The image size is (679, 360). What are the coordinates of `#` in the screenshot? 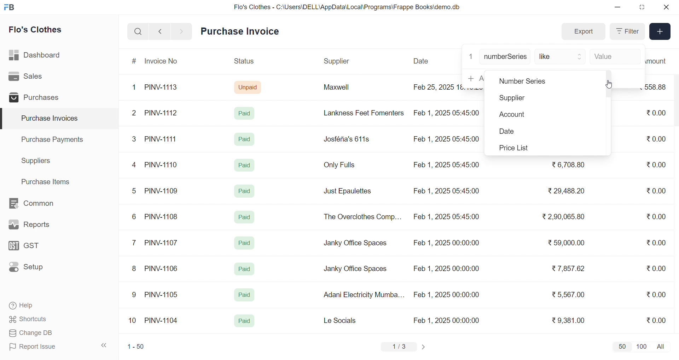 It's located at (134, 62).